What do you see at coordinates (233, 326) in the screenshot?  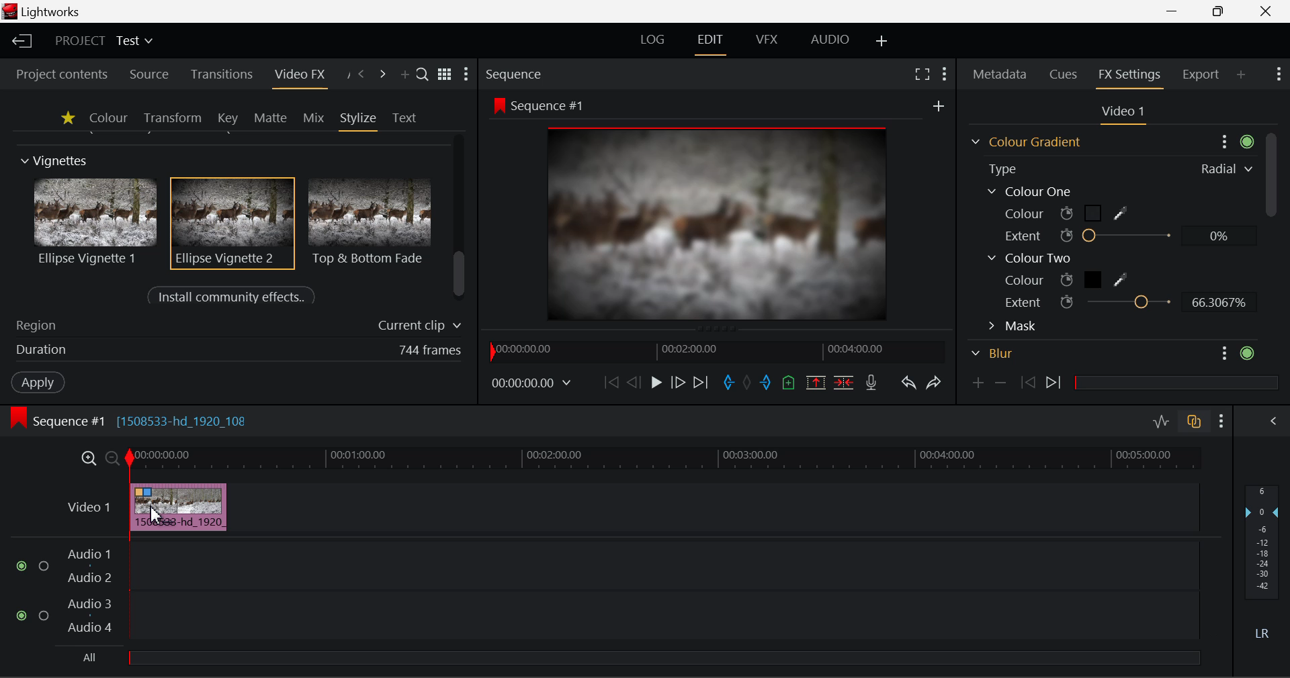 I see `Region of Effect` at bounding box center [233, 326].